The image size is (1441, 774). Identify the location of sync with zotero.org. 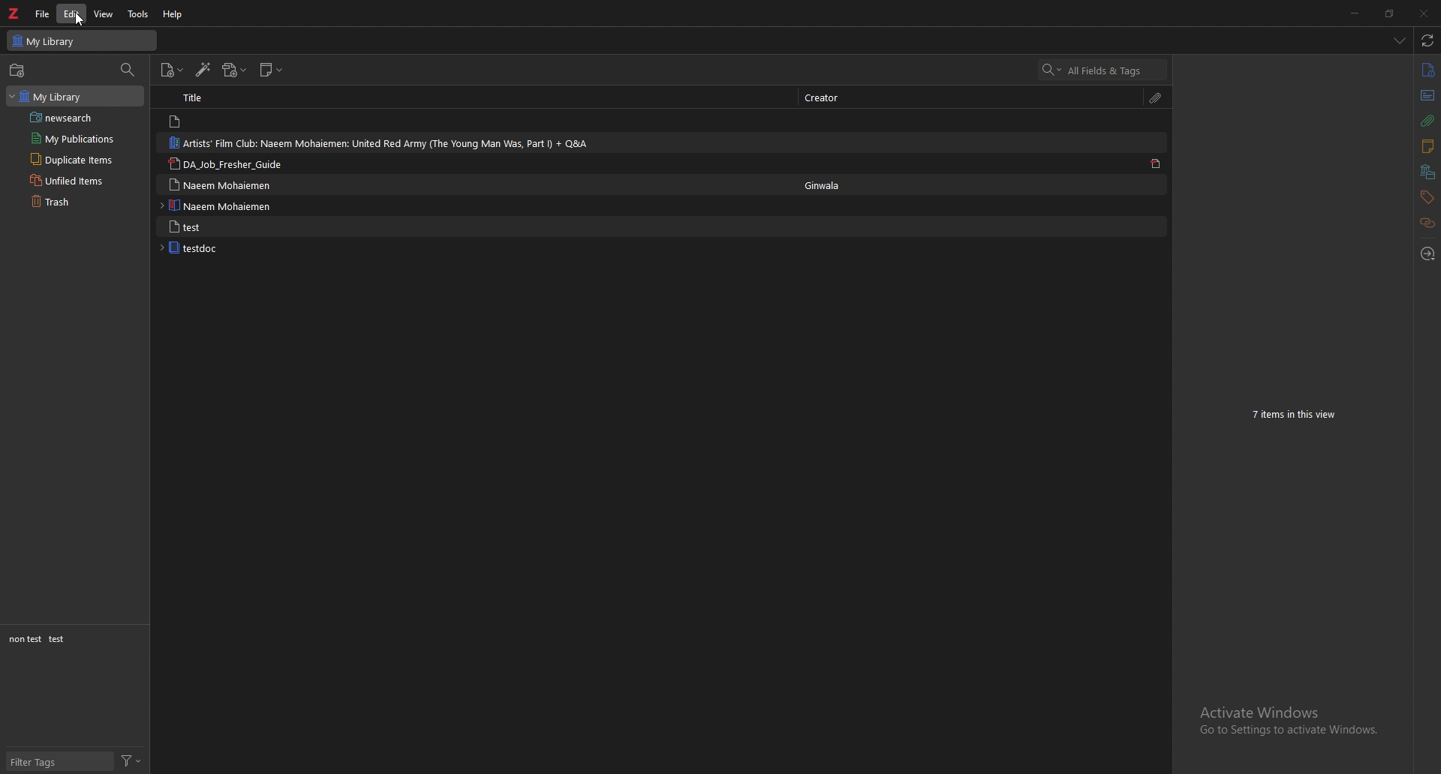
(1426, 40).